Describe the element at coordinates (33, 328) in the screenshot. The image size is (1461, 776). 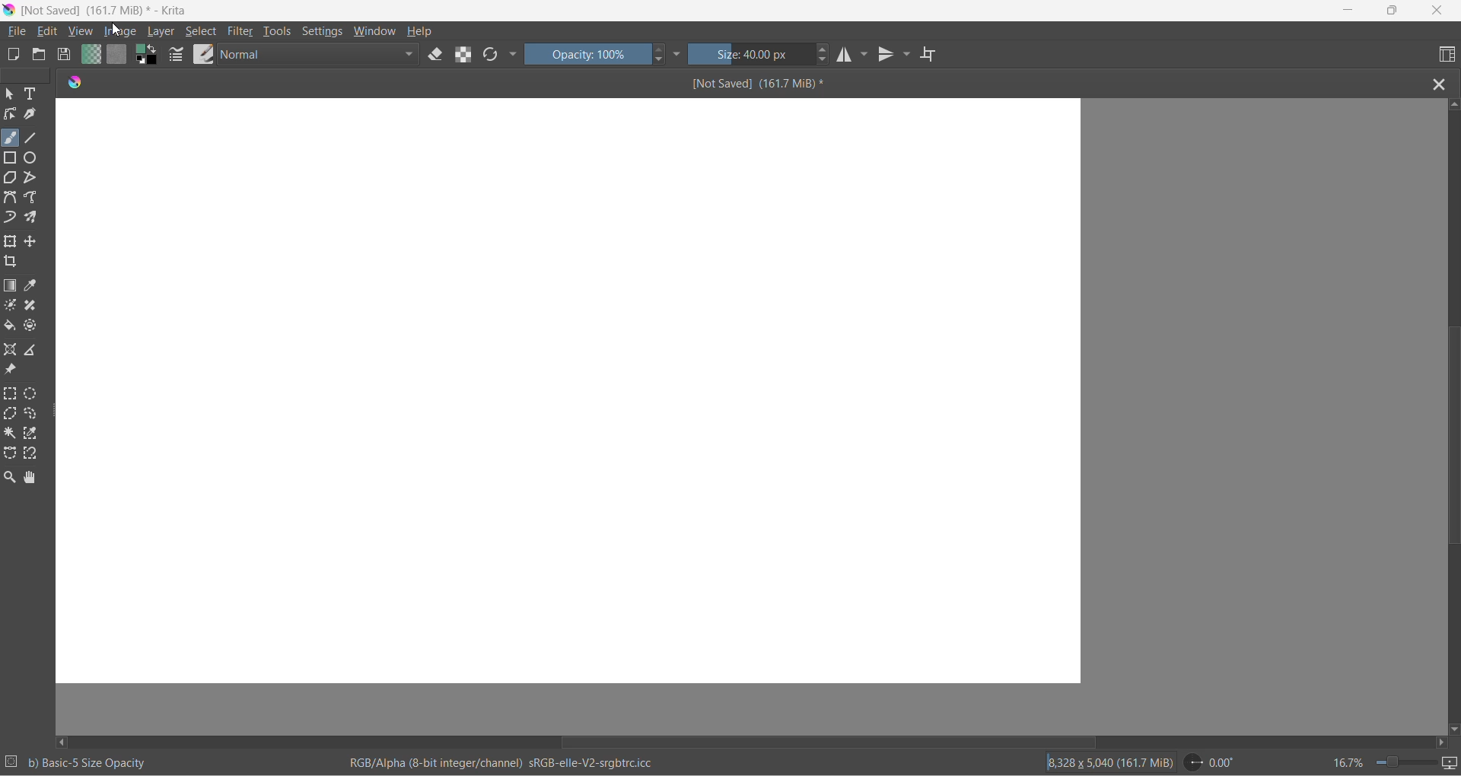
I see `enclose and fill tool` at that location.